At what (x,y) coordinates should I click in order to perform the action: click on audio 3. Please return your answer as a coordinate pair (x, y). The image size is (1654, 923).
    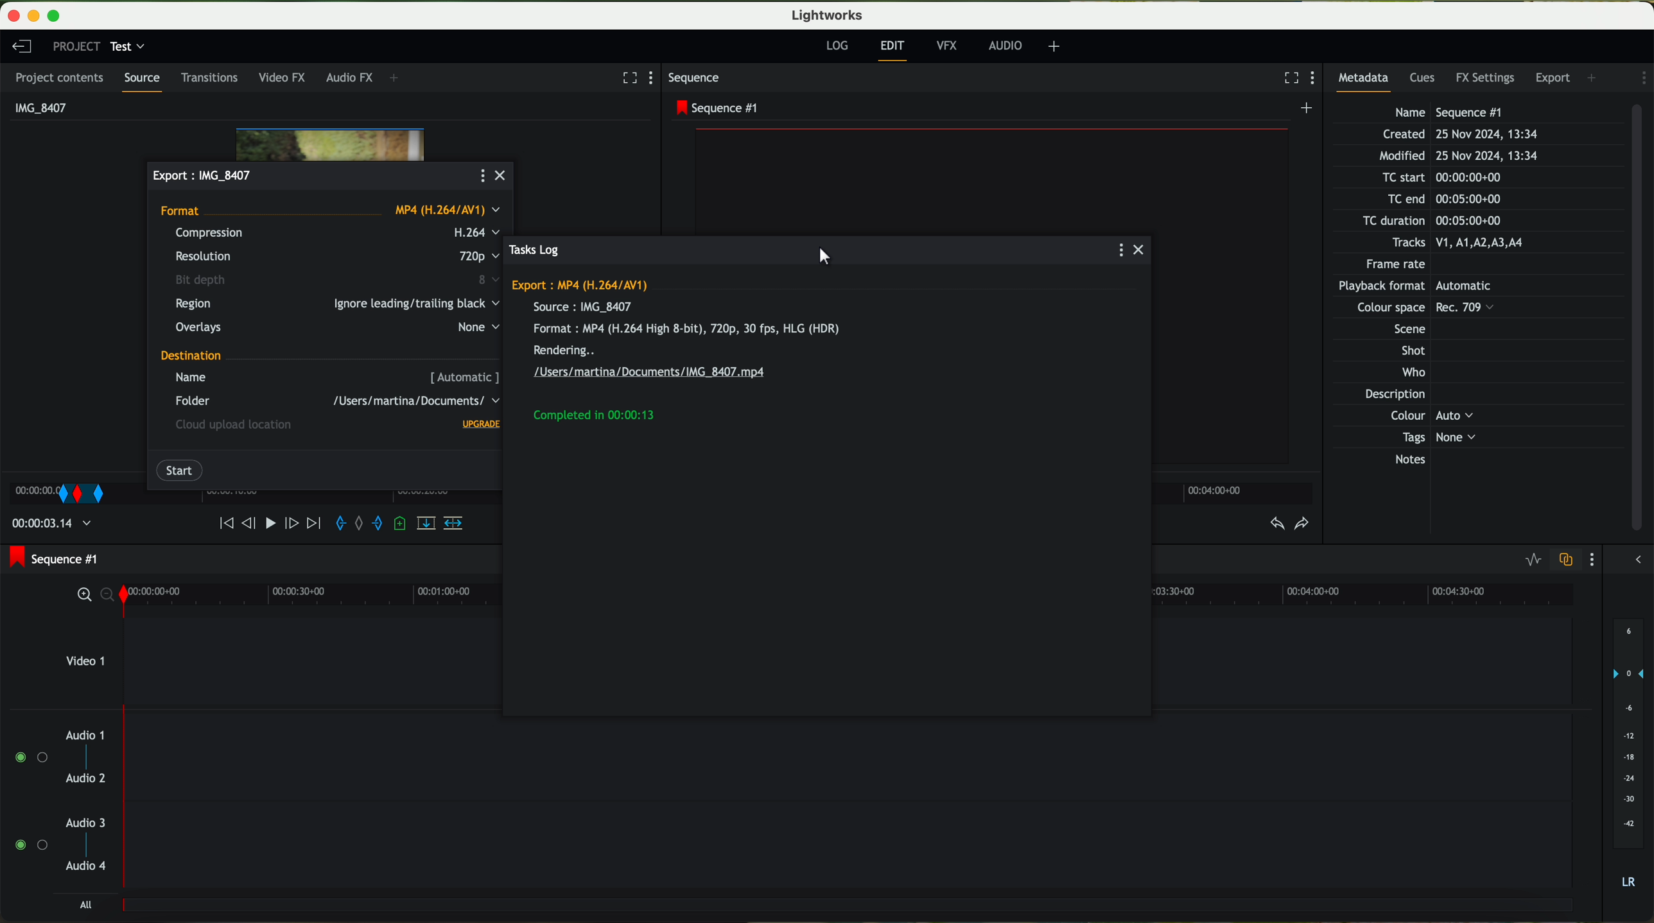
    Looking at the image, I should click on (87, 822).